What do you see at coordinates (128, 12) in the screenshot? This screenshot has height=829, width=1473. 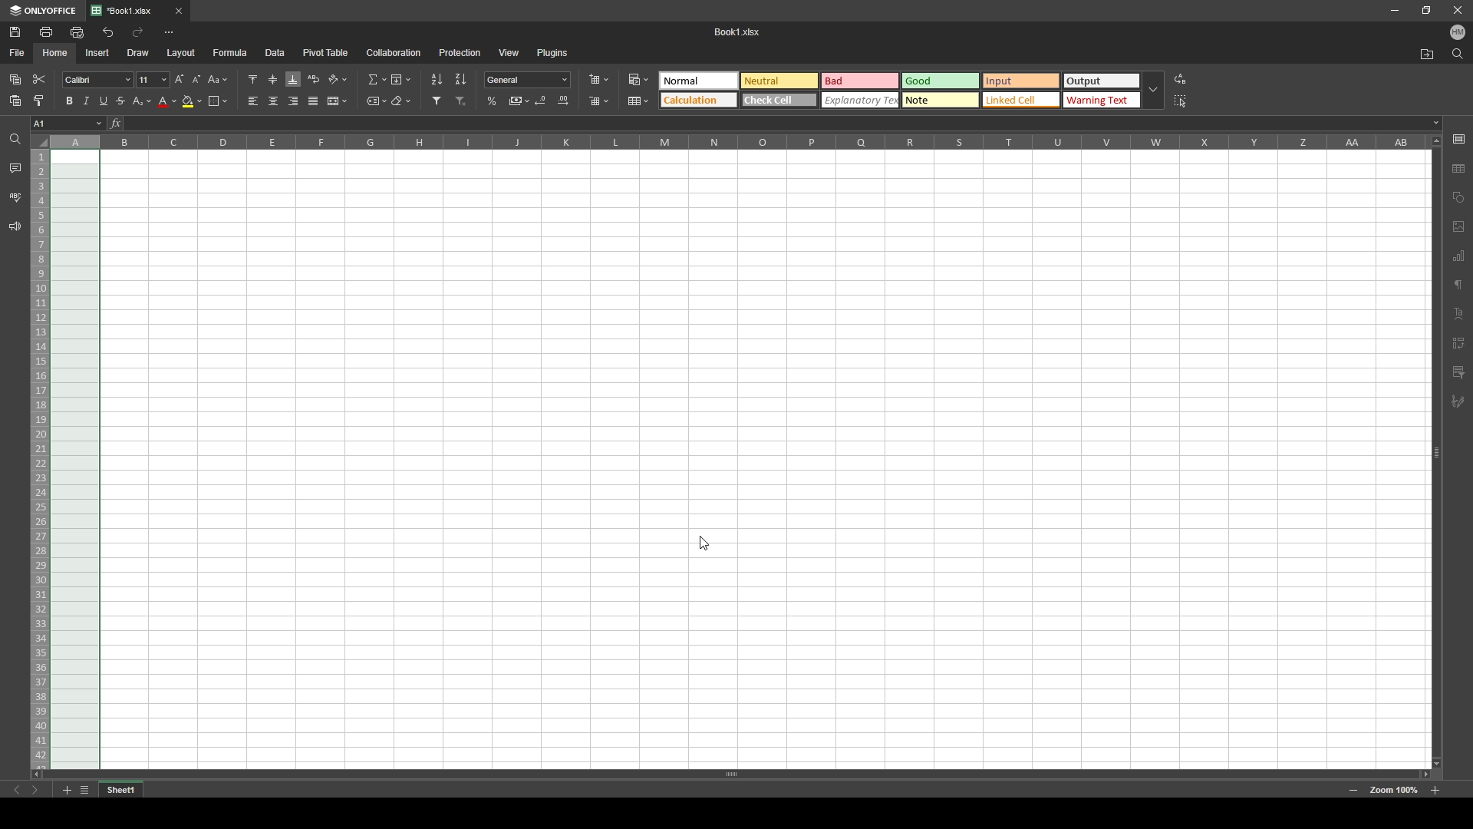 I see `tab` at bounding box center [128, 12].